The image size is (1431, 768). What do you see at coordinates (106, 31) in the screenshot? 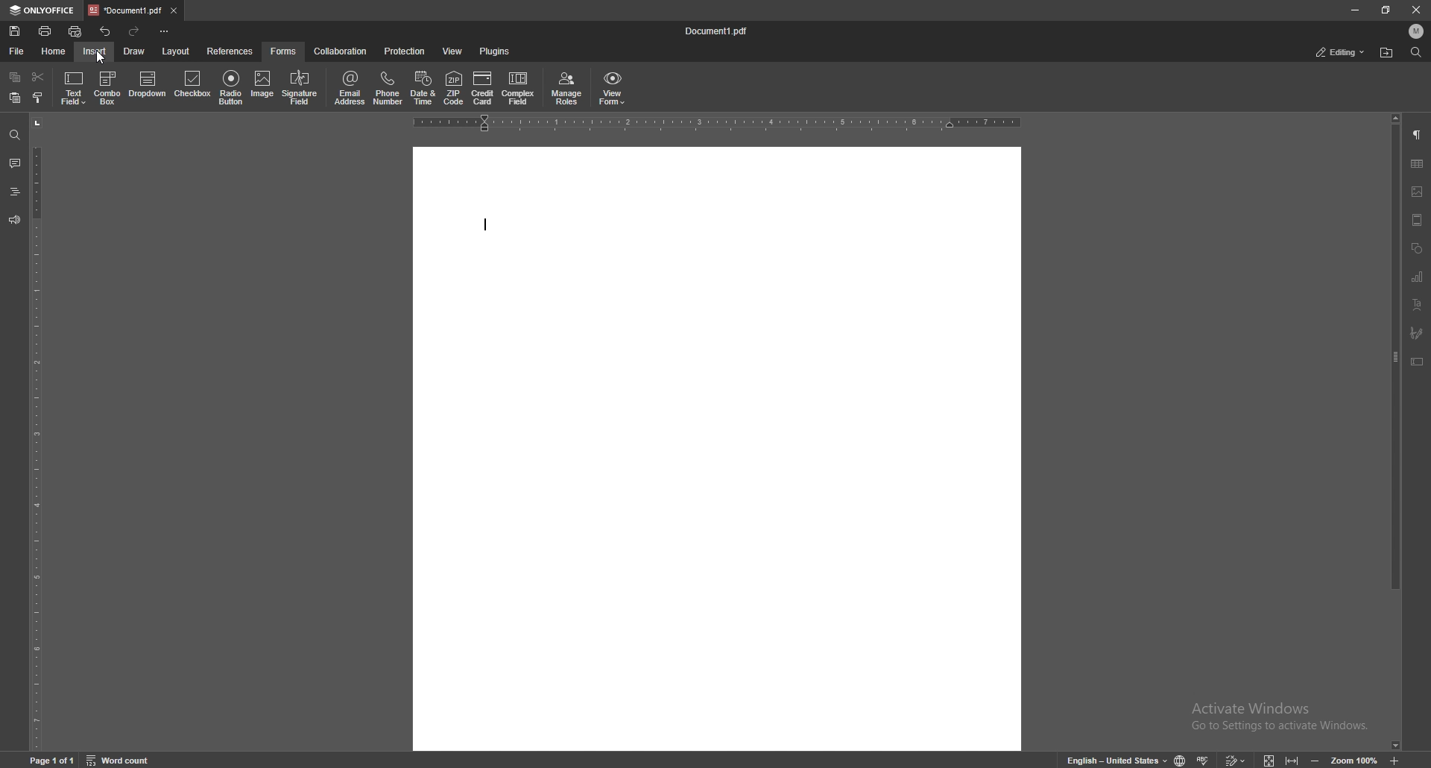
I see `undo` at bounding box center [106, 31].